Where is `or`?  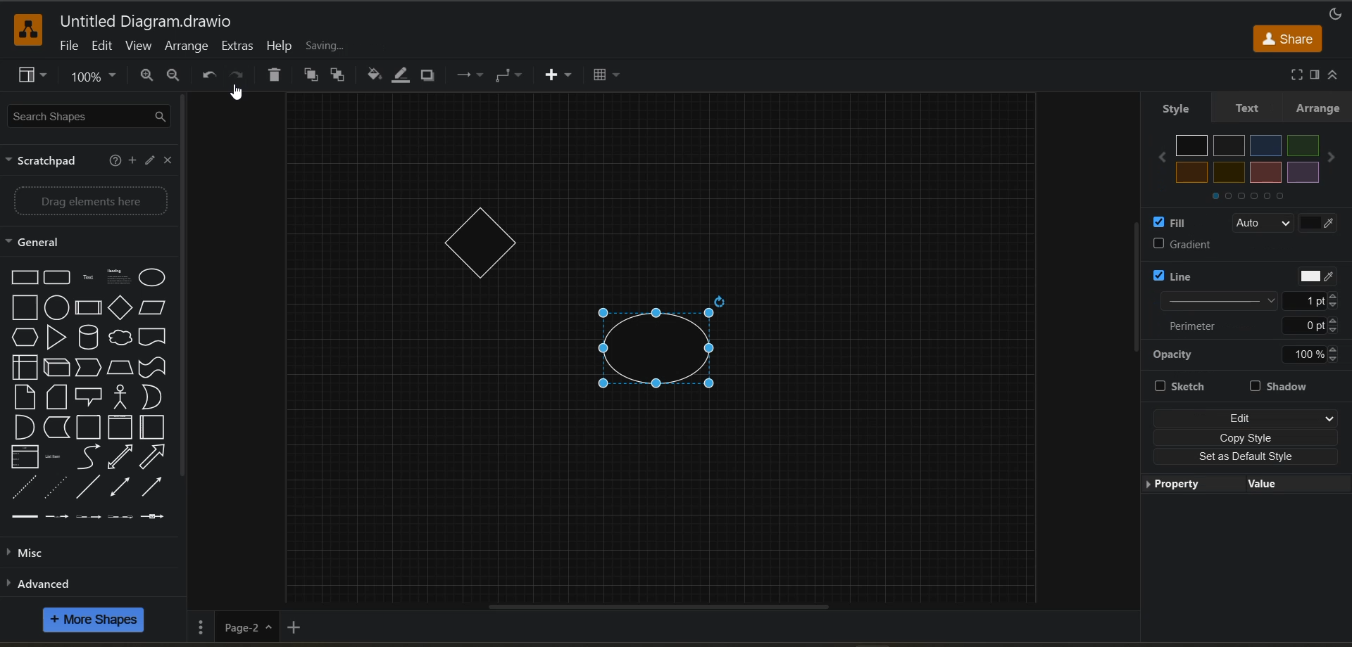 or is located at coordinates (151, 396).